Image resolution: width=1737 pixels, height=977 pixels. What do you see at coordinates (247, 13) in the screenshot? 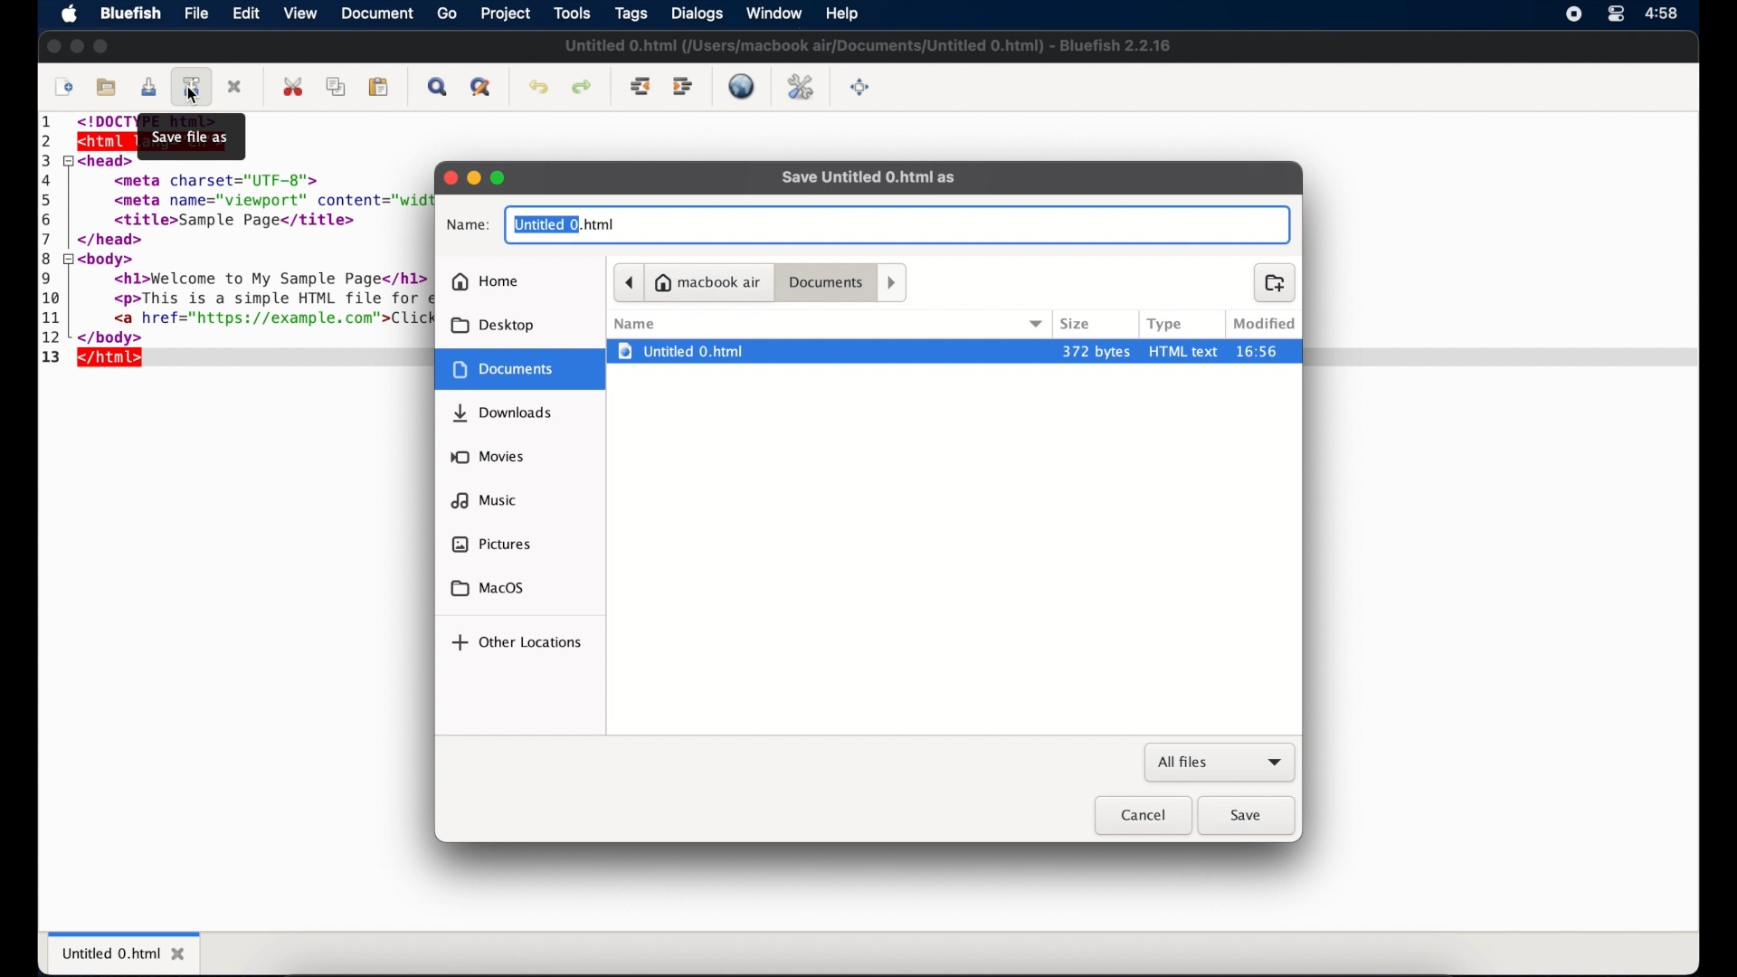
I see `edit` at bounding box center [247, 13].